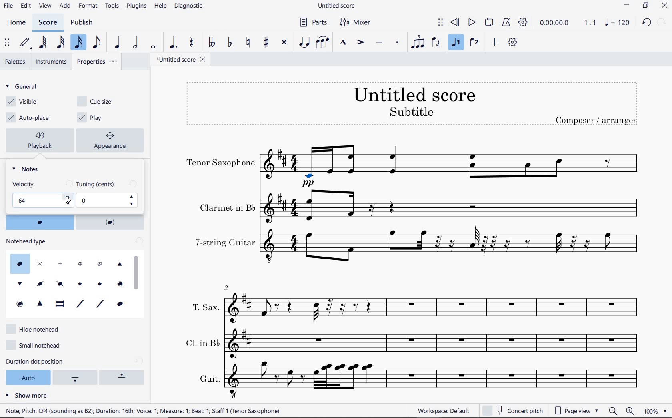  Describe the element at coordinates (646, 6) in the screenshot. I see `restore down` at that location.